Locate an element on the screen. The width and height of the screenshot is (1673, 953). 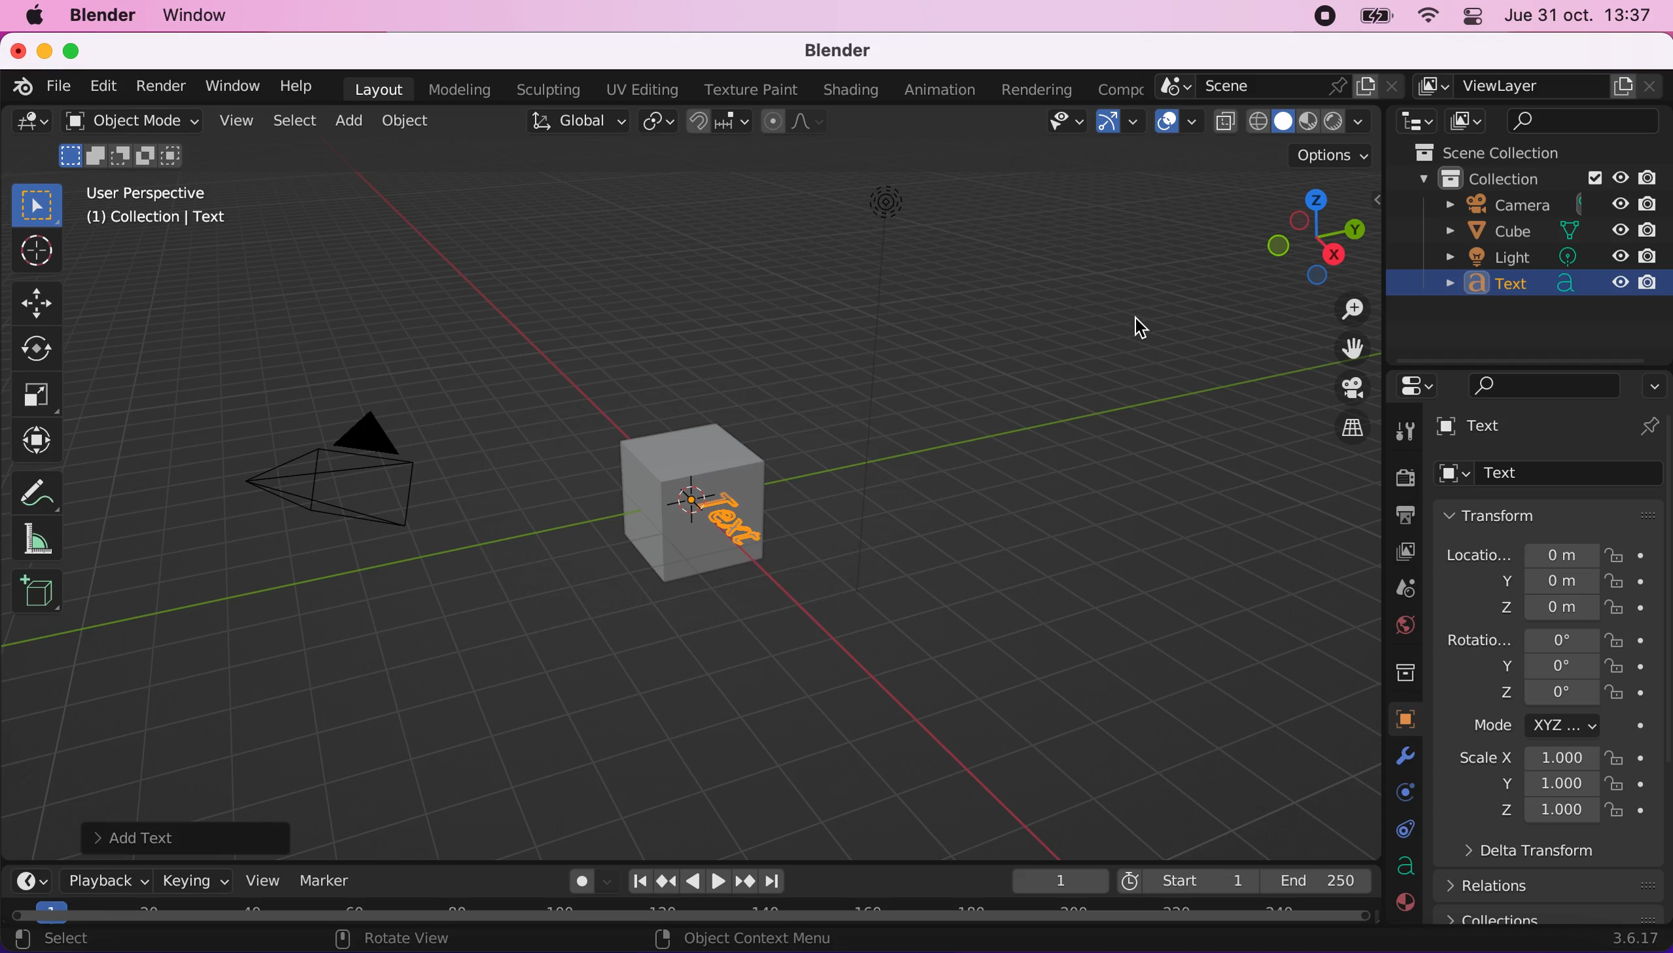
lock button is located at coordinates (1627, 581).